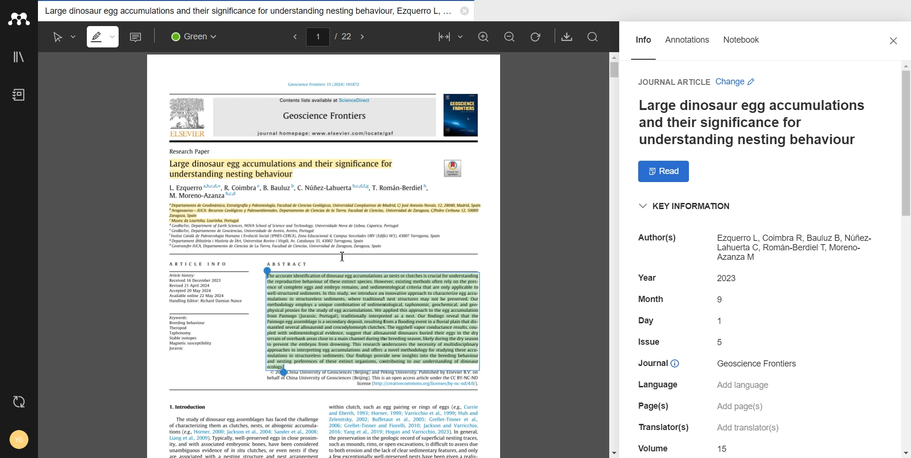 The height and width of the screenshot is (458, 911). I want to click on Vertical scroll bar, so click(615, 252).